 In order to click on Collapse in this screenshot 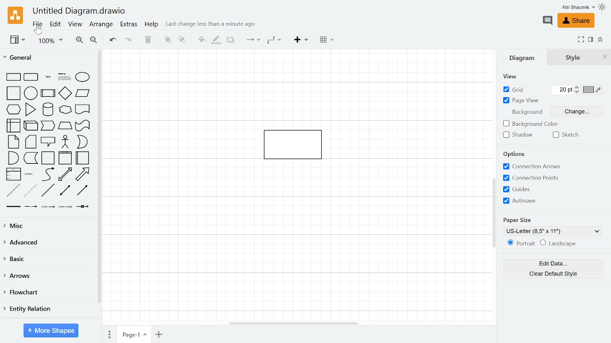, I will do `click(600, 40)`.